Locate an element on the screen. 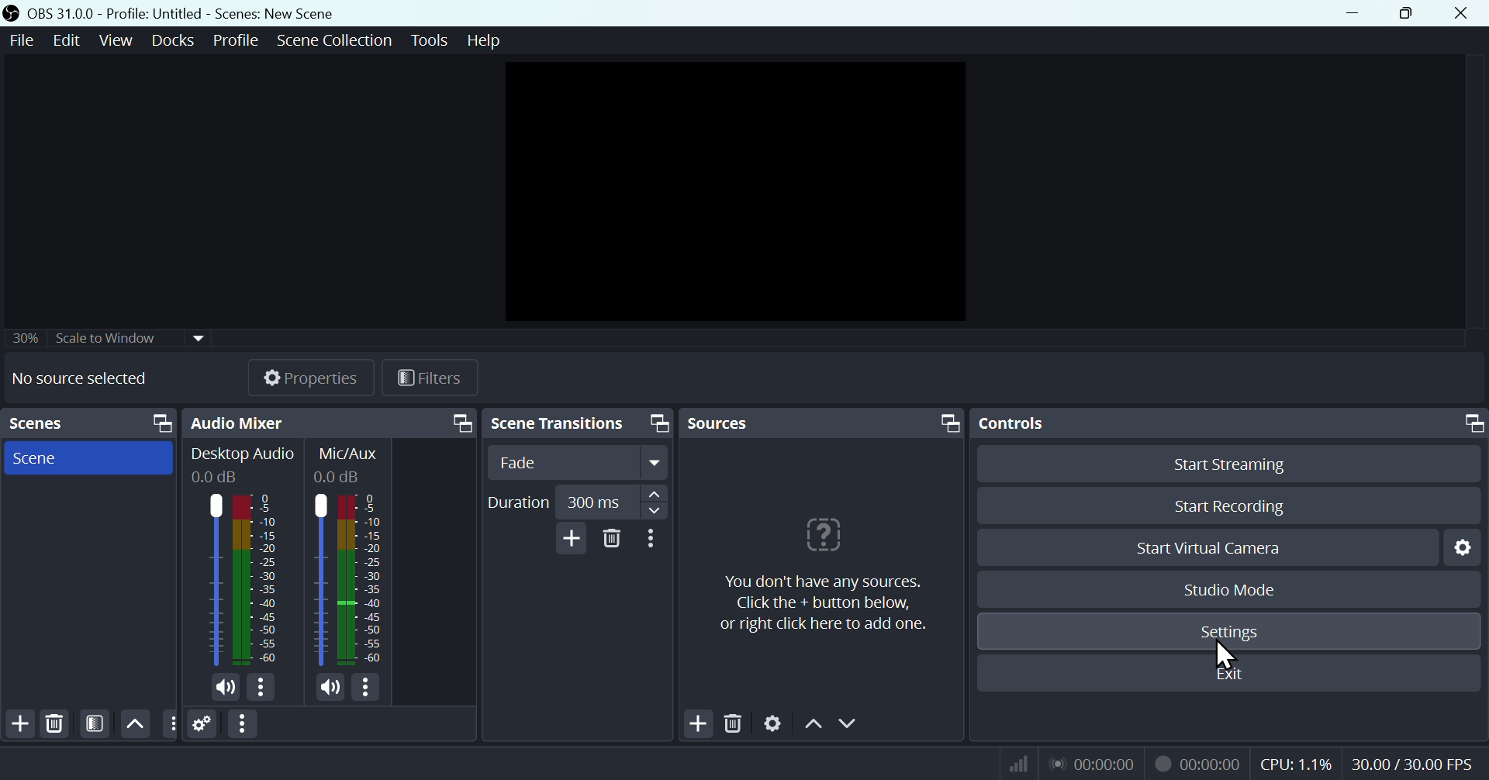 Image resolution: width=1489 pixels, height=780 pixels. Scenes is located at coordinates (88, 422).